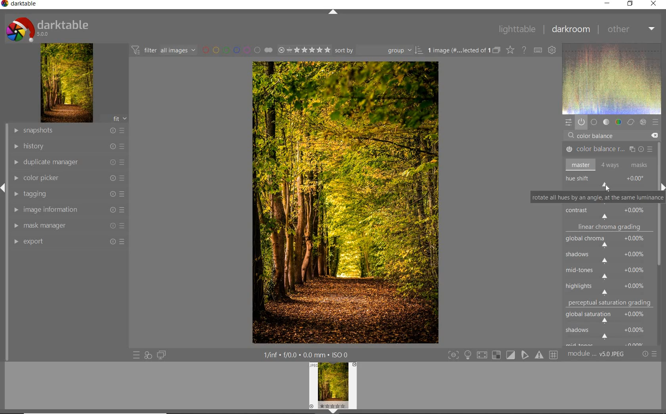 The width and height of the screenshot is (666, 414). I want to click on define keyboard shortcut, so click(538, 50).